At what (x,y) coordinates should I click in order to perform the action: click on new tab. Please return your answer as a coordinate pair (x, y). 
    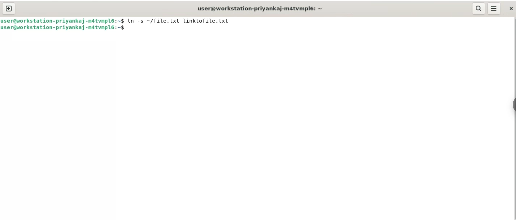
    Looking at the image, I should click on (9, 9).